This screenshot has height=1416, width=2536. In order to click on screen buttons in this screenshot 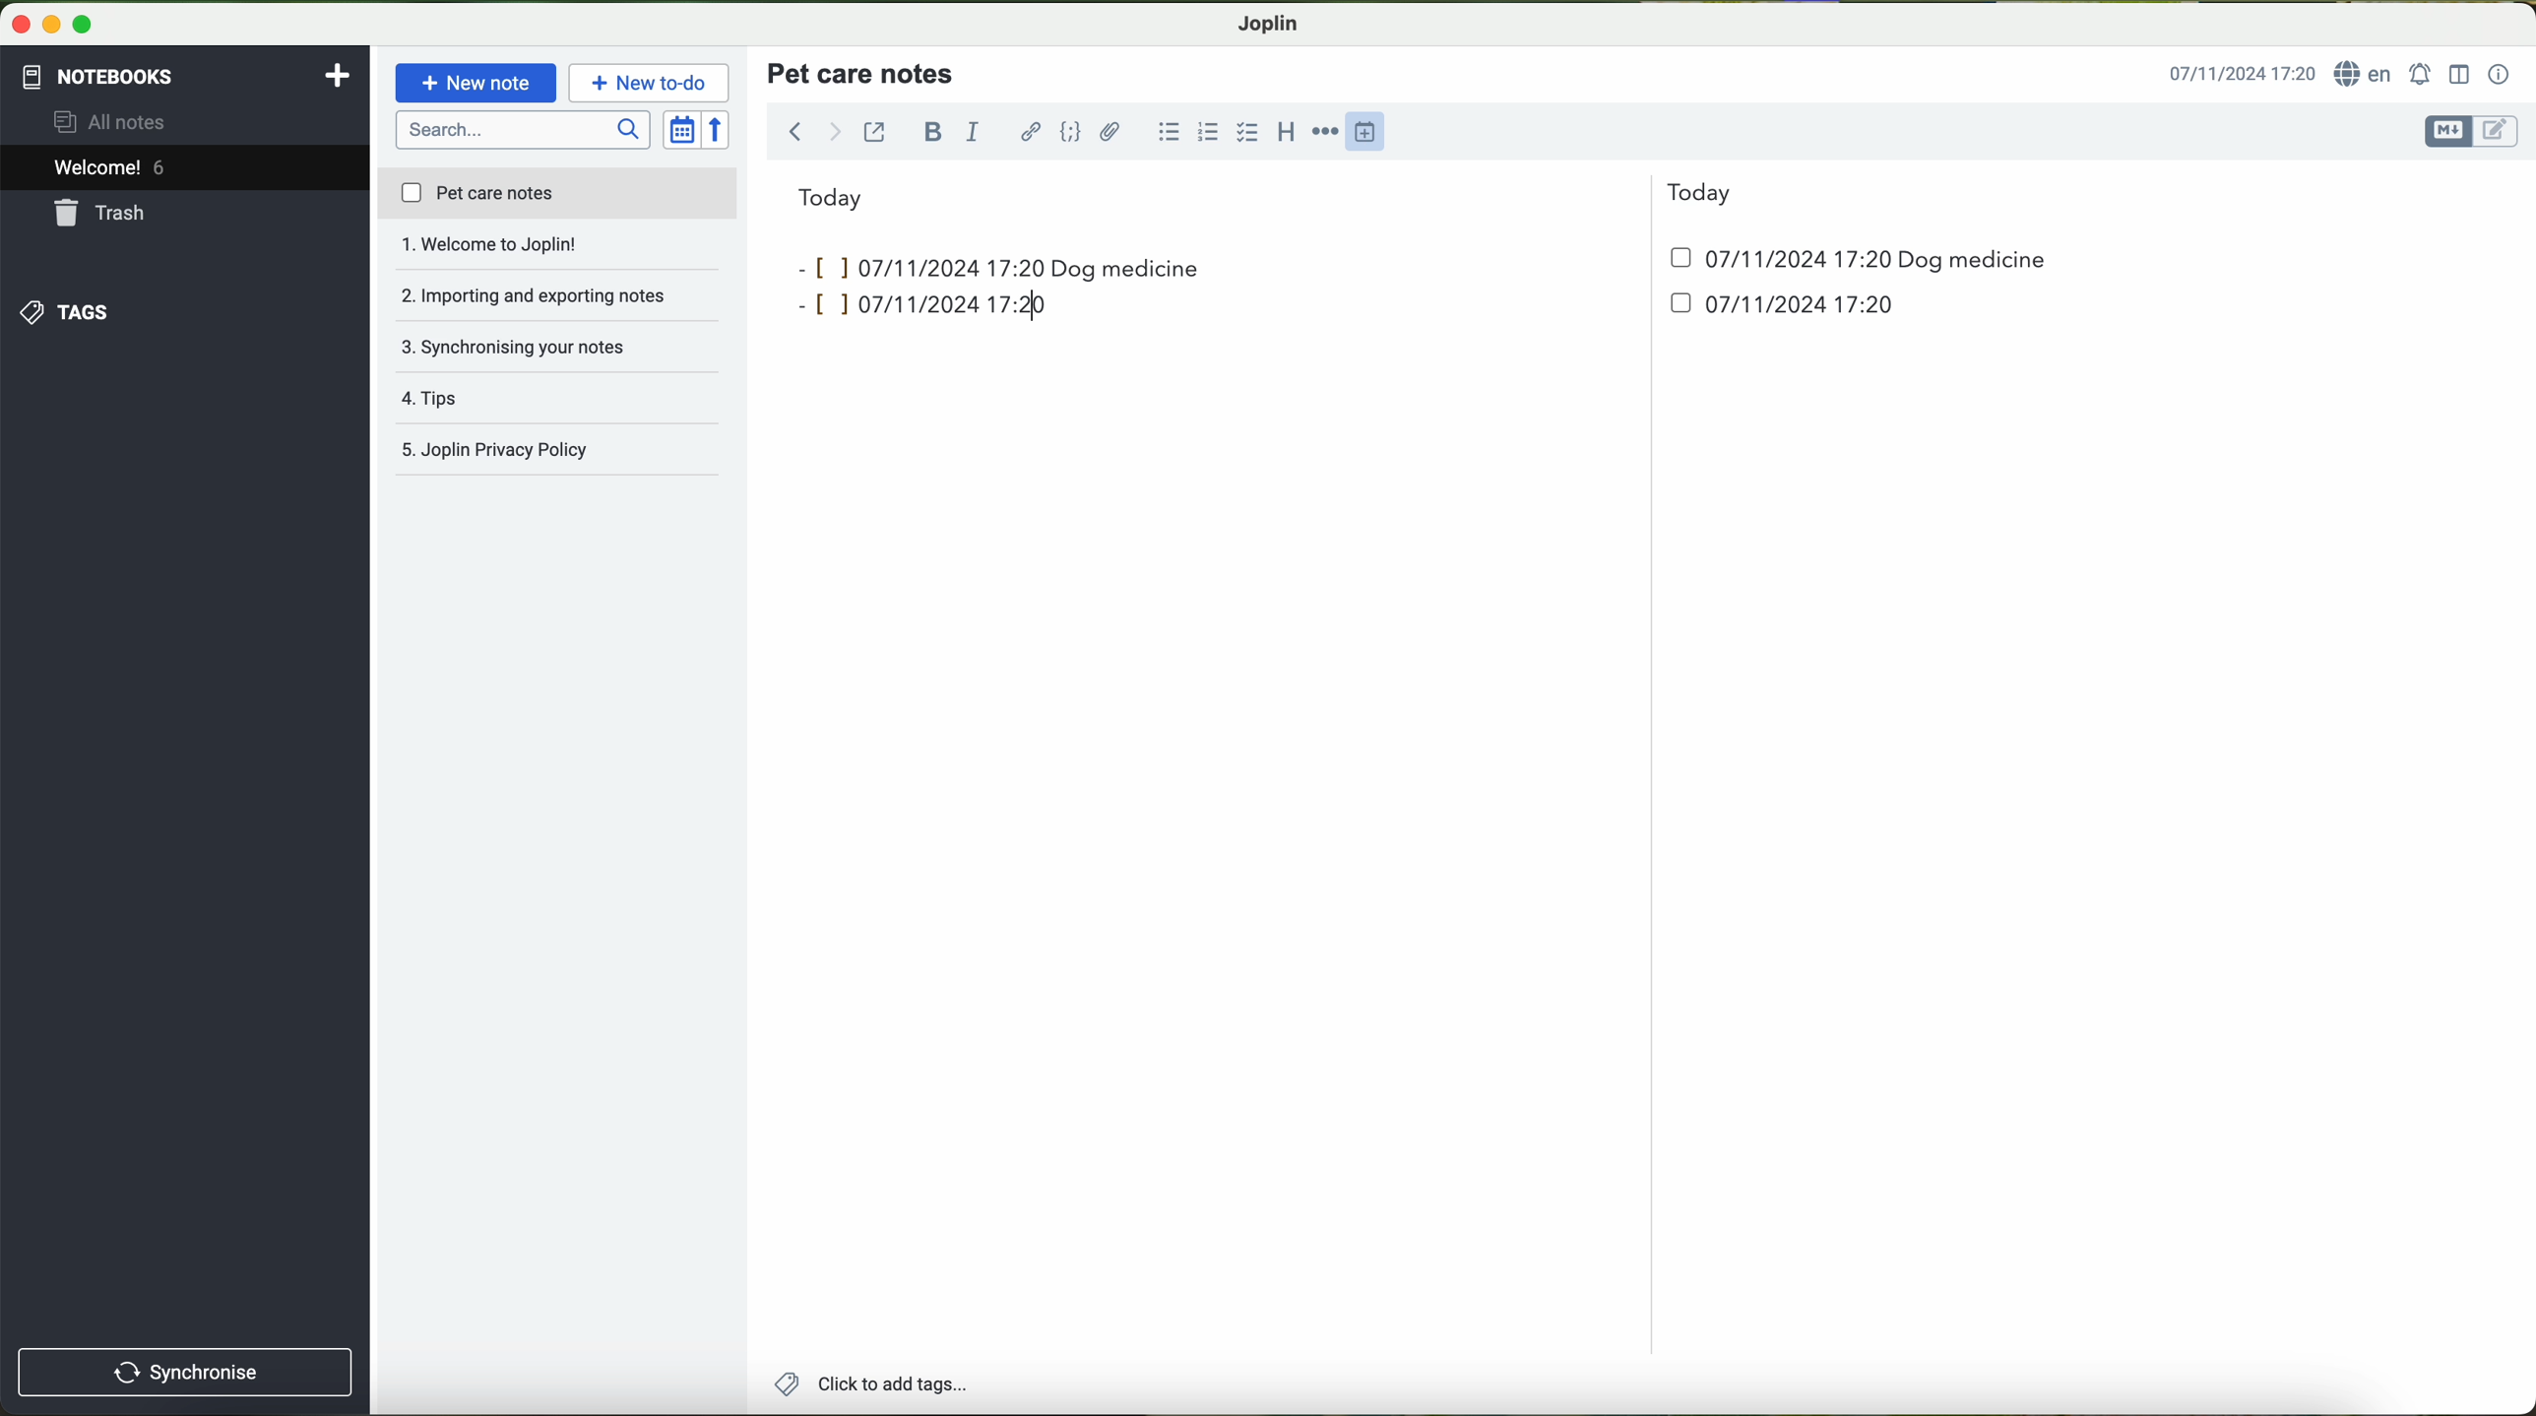, I will do `click(49, 26)`.